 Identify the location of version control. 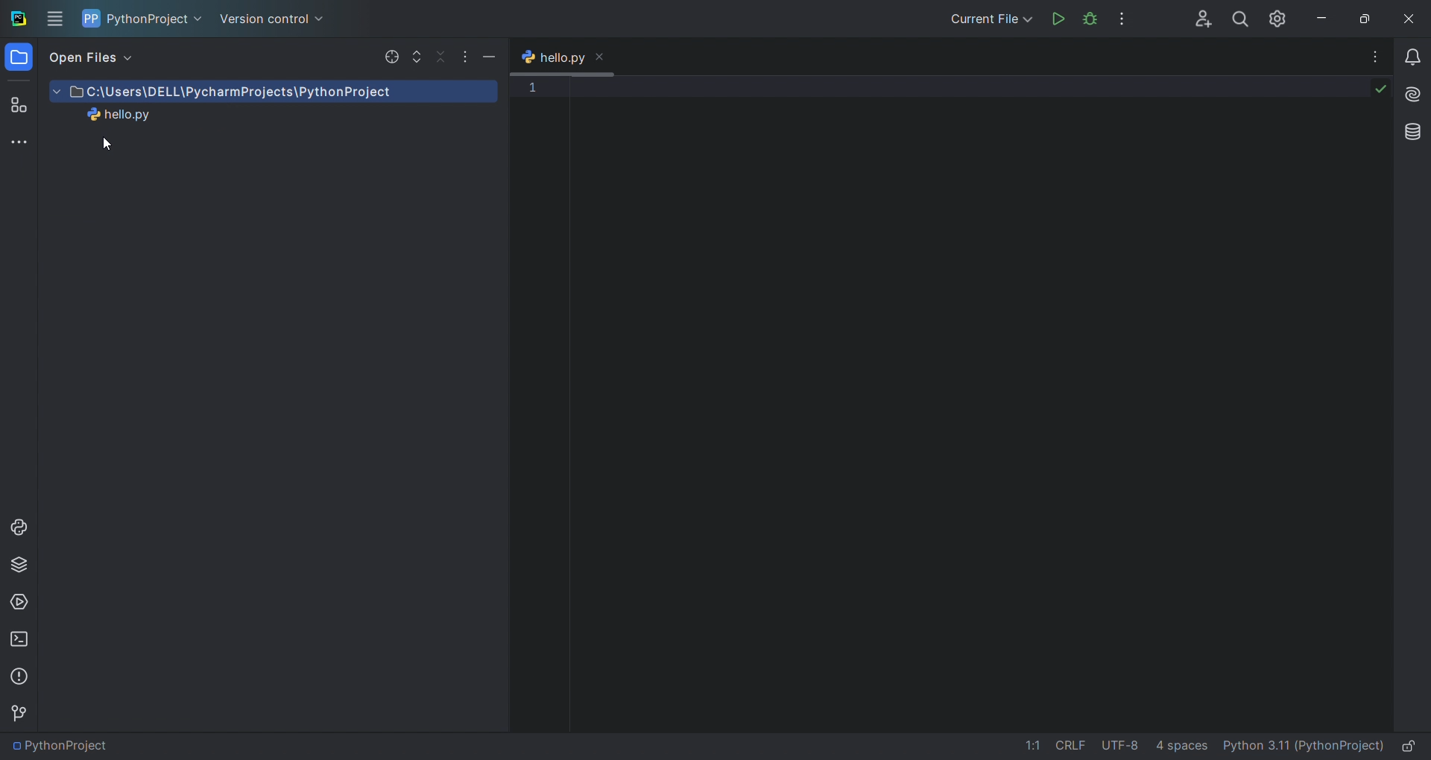
(277, 21).